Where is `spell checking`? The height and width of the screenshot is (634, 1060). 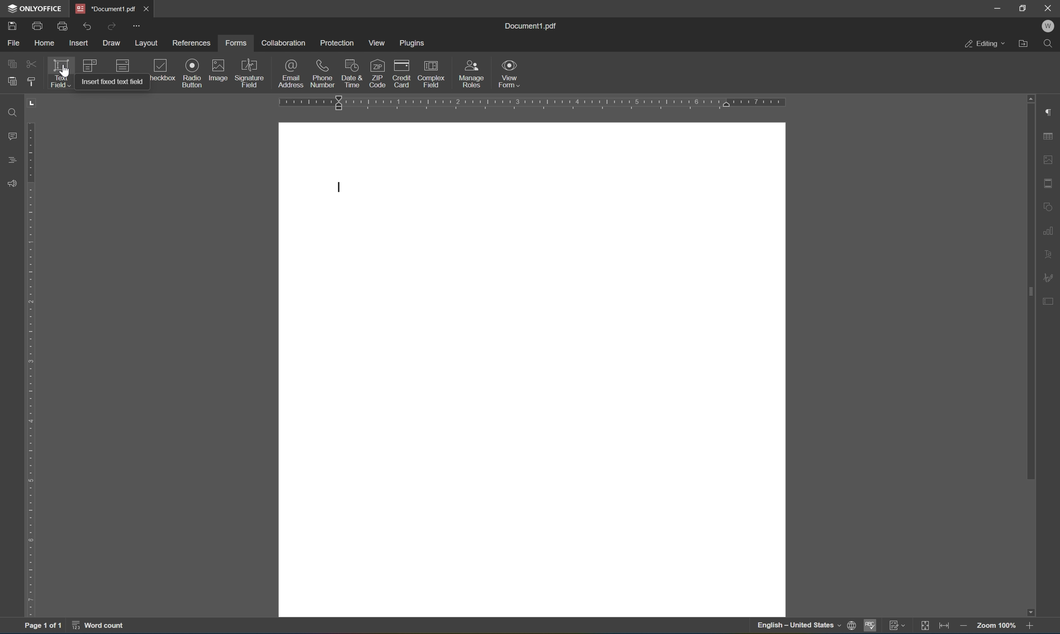
spell checking is located at coordinates (870, 628).